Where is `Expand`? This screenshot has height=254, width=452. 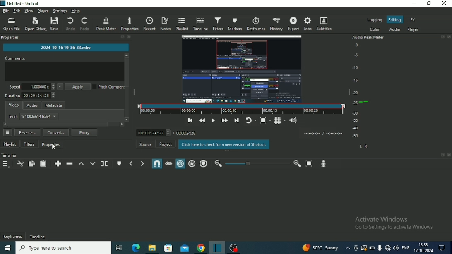 Expand is located at coordinates (442, 36).